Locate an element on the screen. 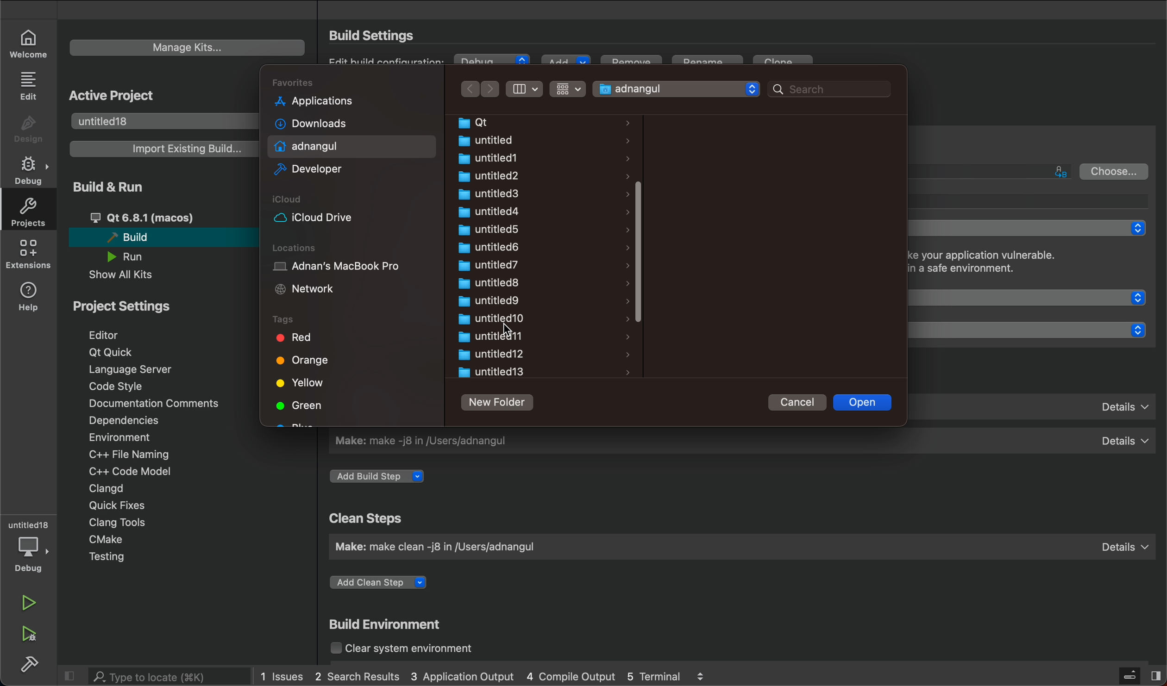  add clean step is located at coordinates (391, 580).